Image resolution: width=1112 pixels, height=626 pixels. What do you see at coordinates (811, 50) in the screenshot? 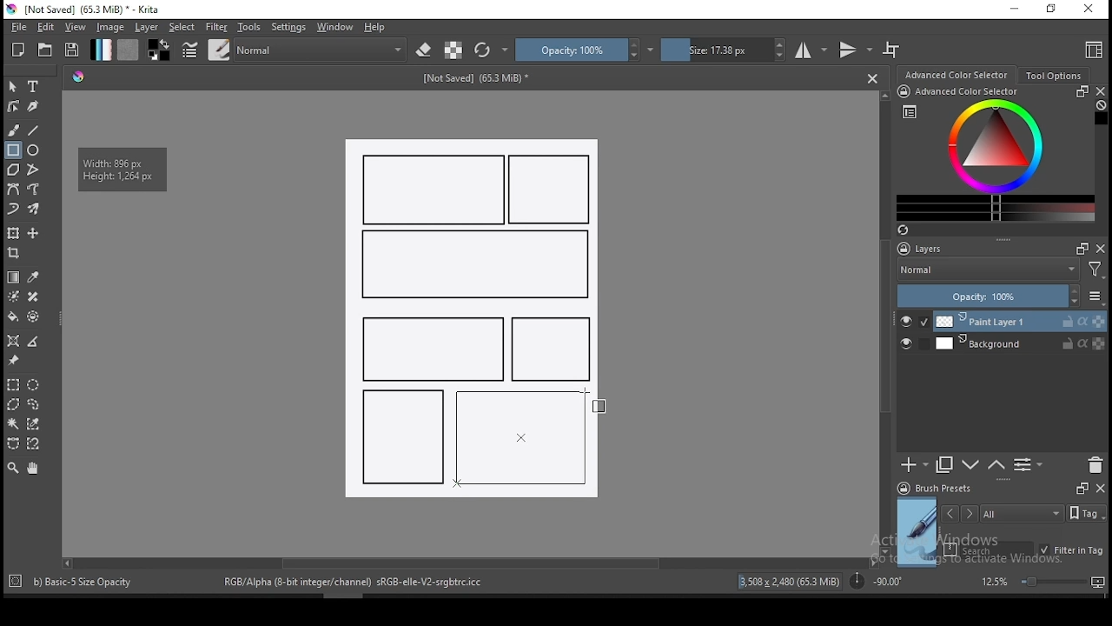
I see `horizontal mirror tool` at bounding box center [811, 50].